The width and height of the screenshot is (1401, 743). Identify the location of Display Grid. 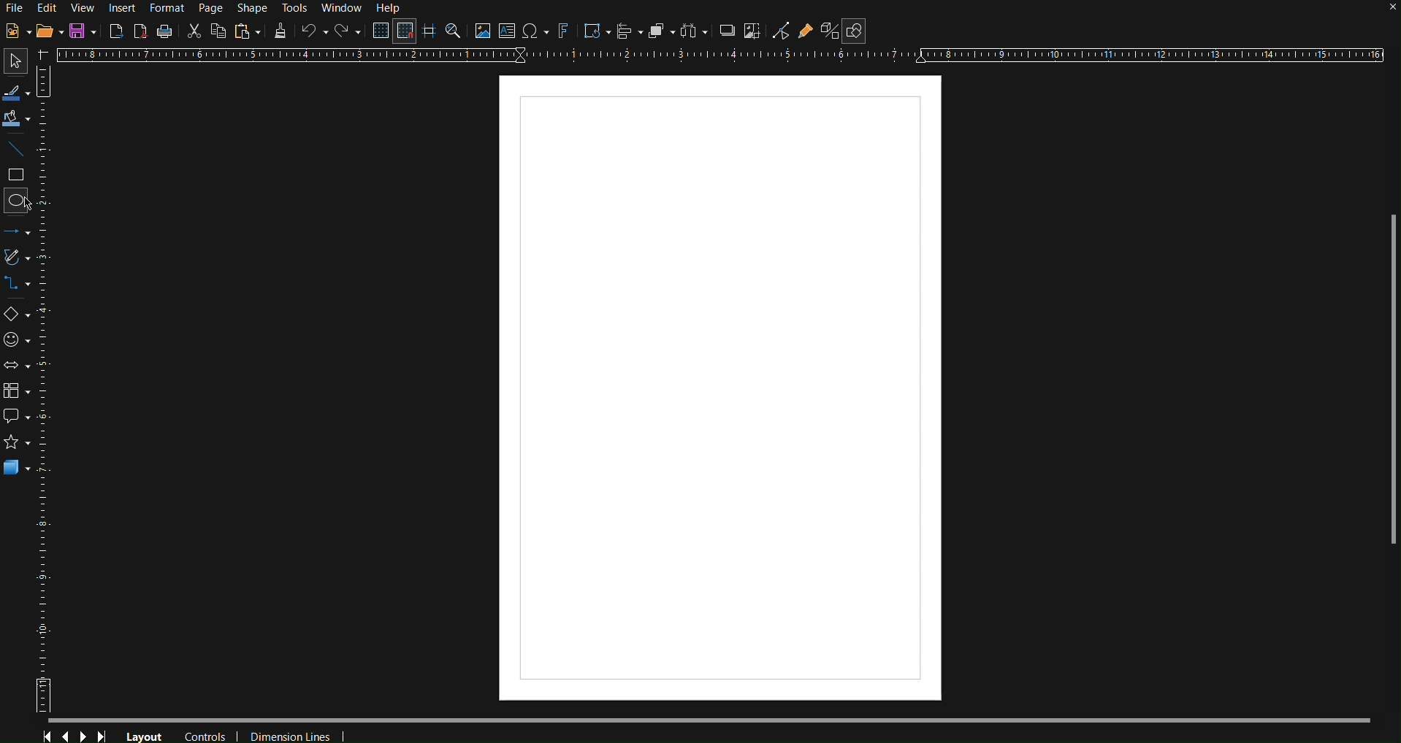
(378, 32).